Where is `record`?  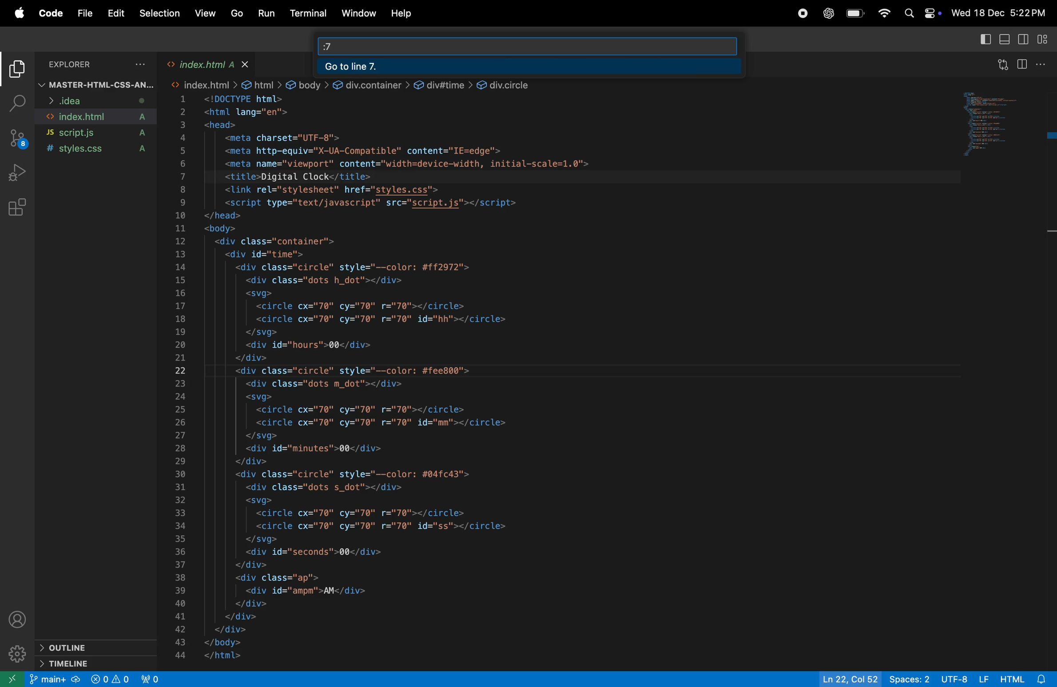
record is located at coordinates (800, 15).